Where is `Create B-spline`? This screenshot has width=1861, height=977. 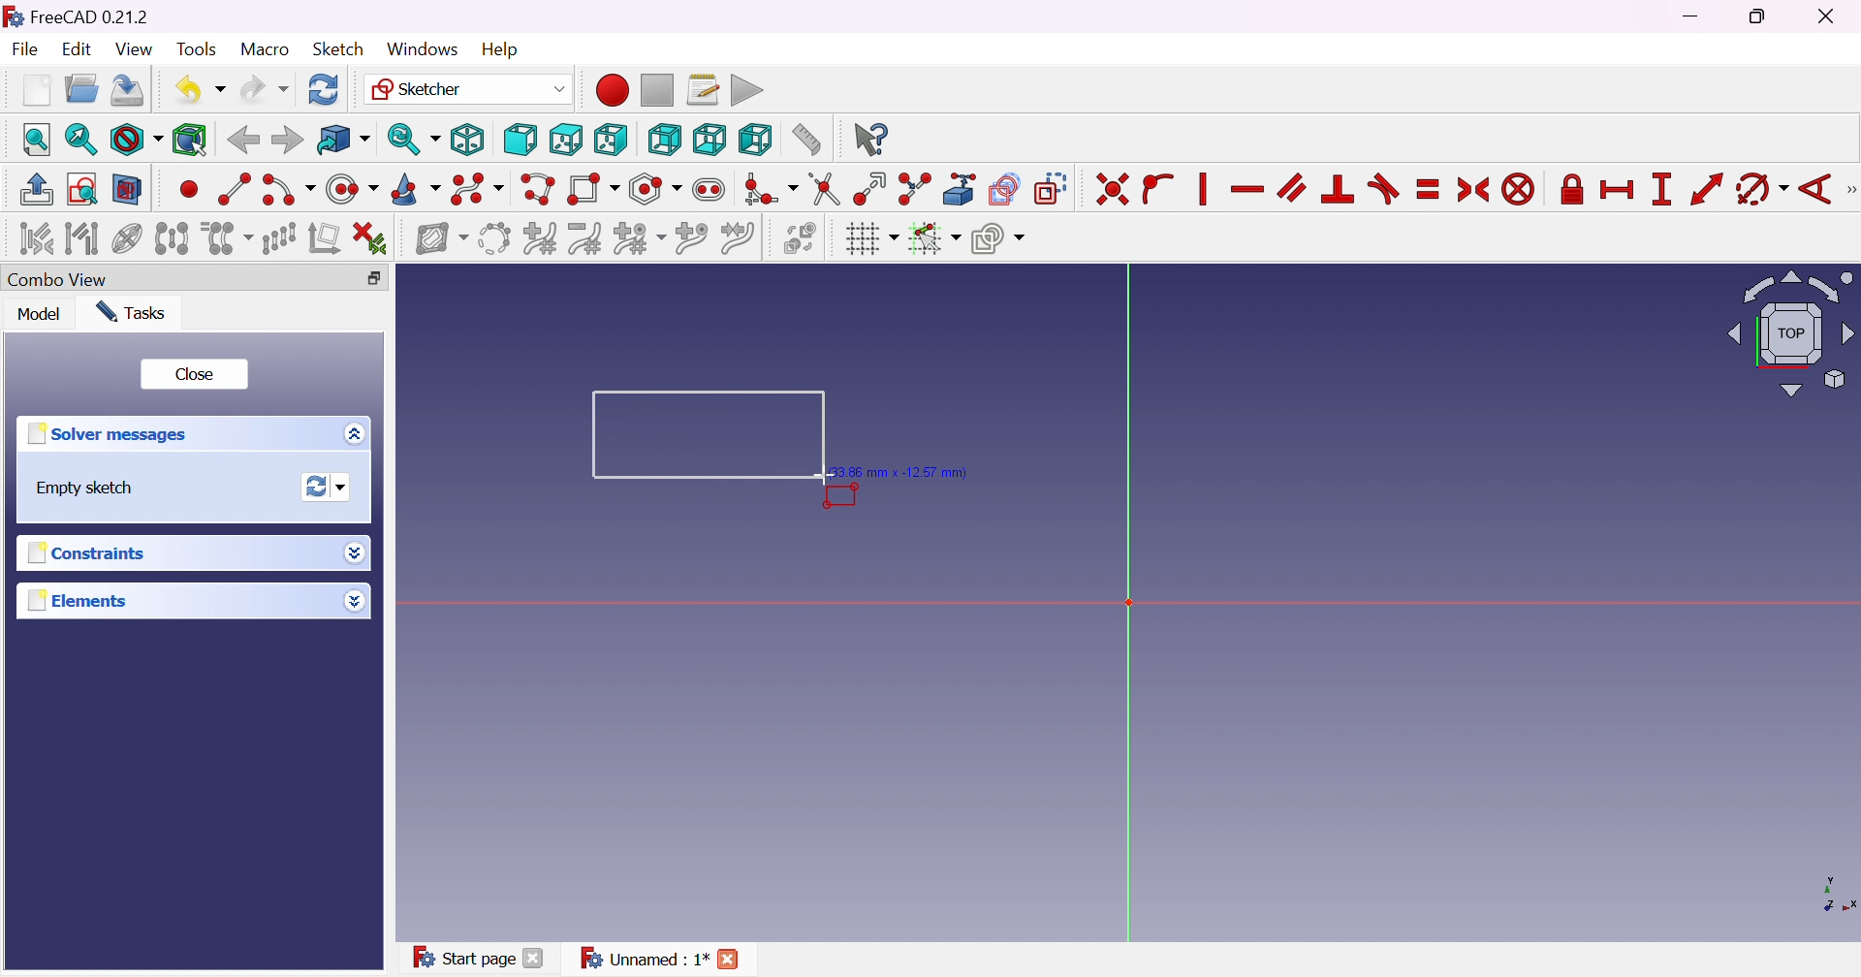
Create B-spline is located at coordinates (477, 189).